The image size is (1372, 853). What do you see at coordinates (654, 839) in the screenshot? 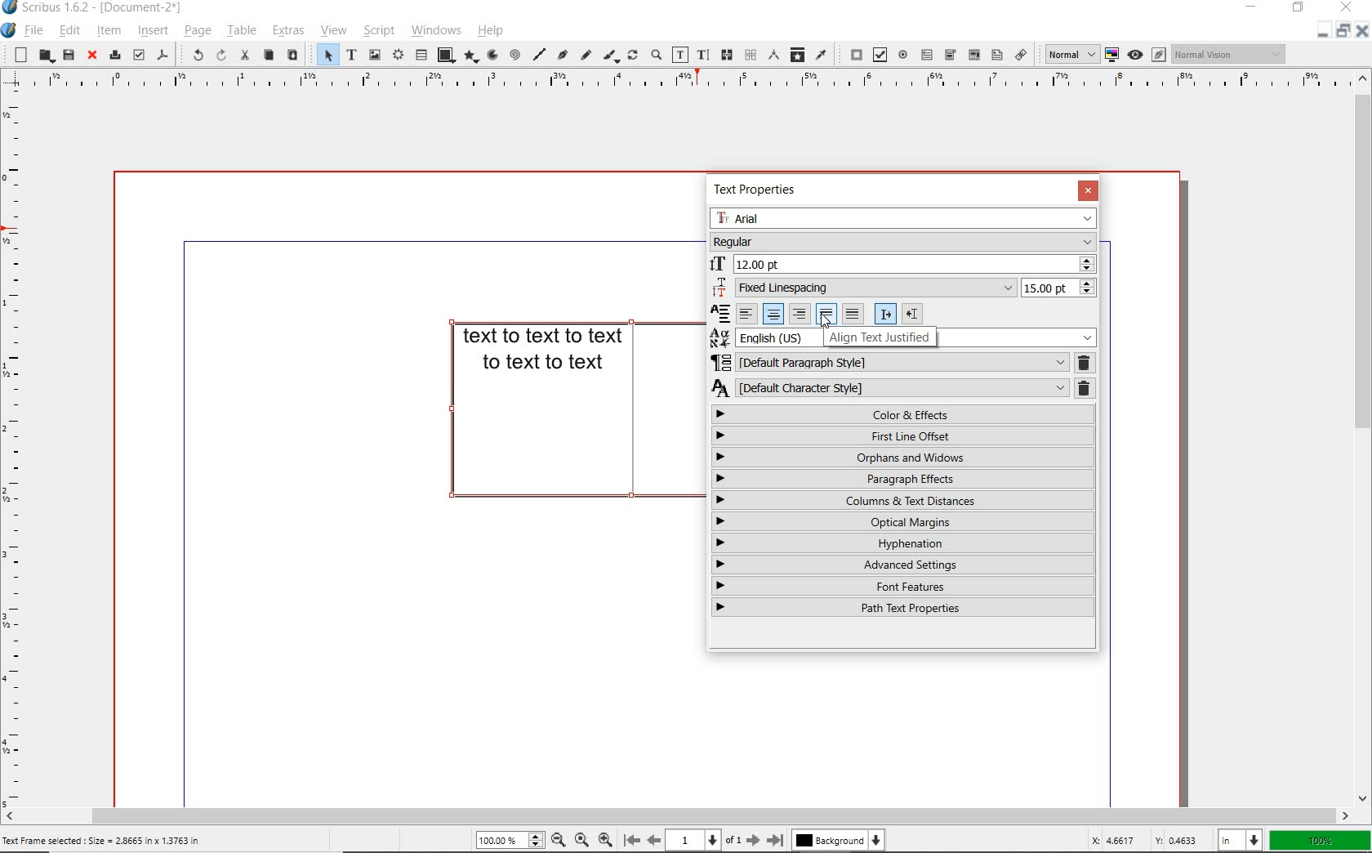
I see `go back` at bounding box center [654, 839].